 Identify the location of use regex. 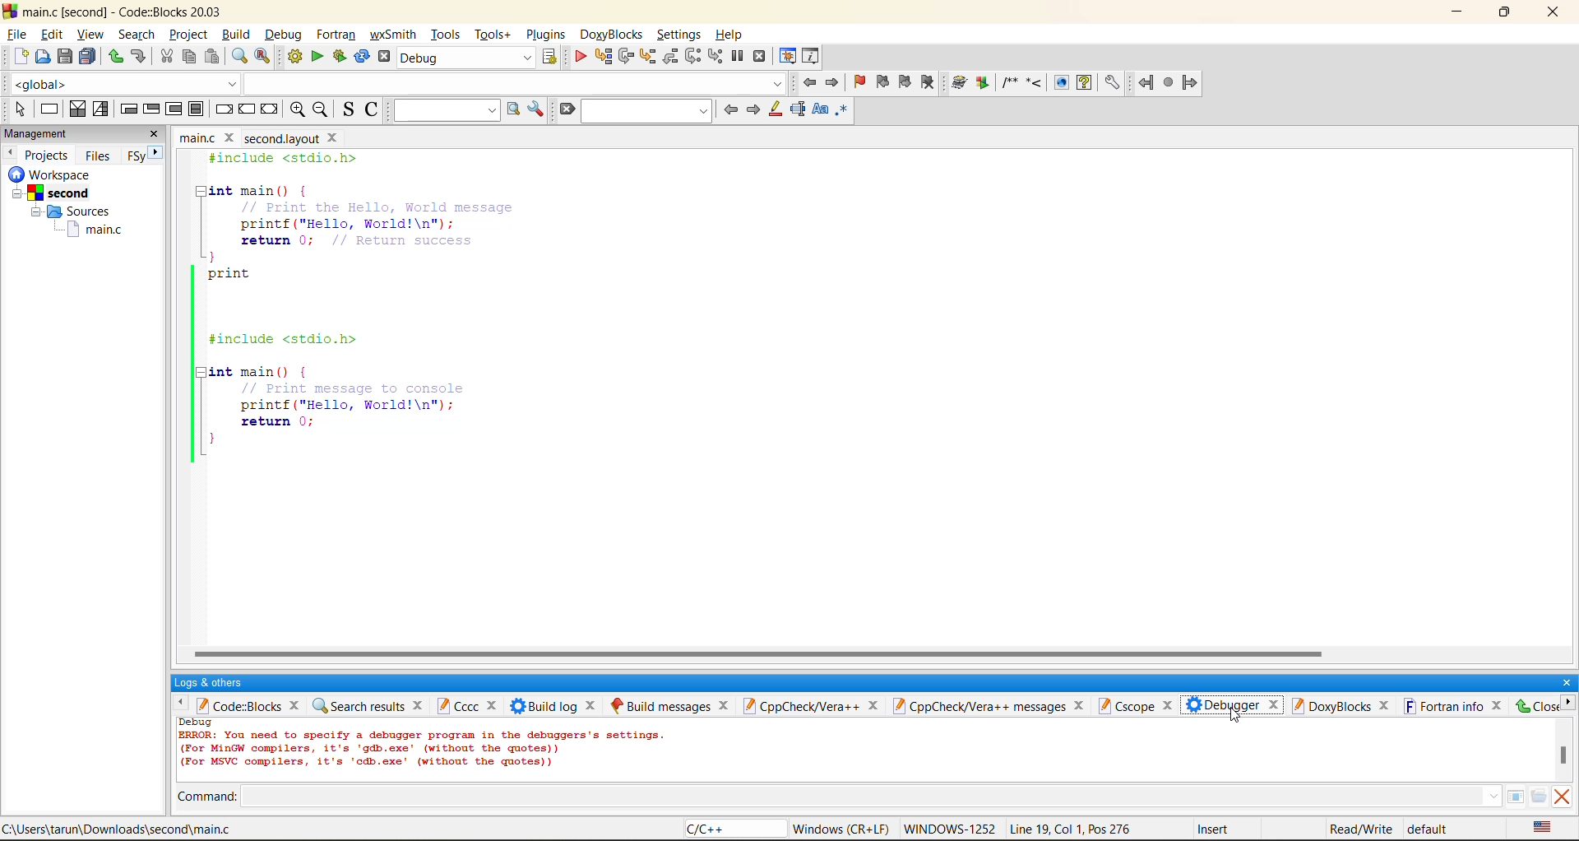
(843, 113).